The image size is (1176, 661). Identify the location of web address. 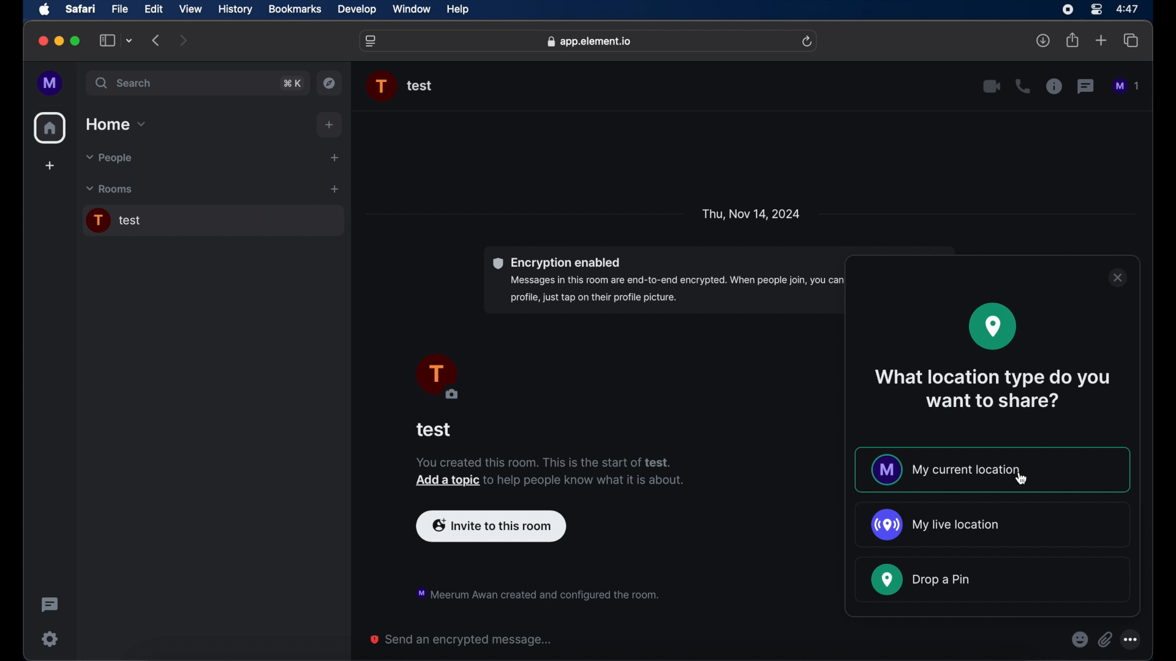
(589, 41).